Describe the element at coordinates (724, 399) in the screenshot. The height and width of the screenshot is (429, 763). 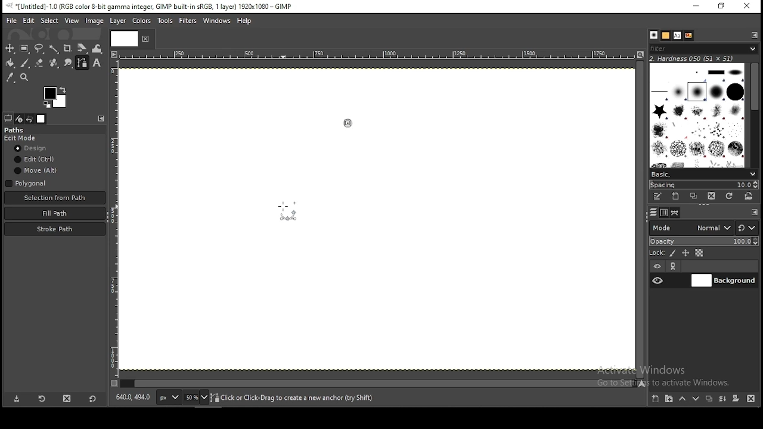
I see `merge layer` at that location.